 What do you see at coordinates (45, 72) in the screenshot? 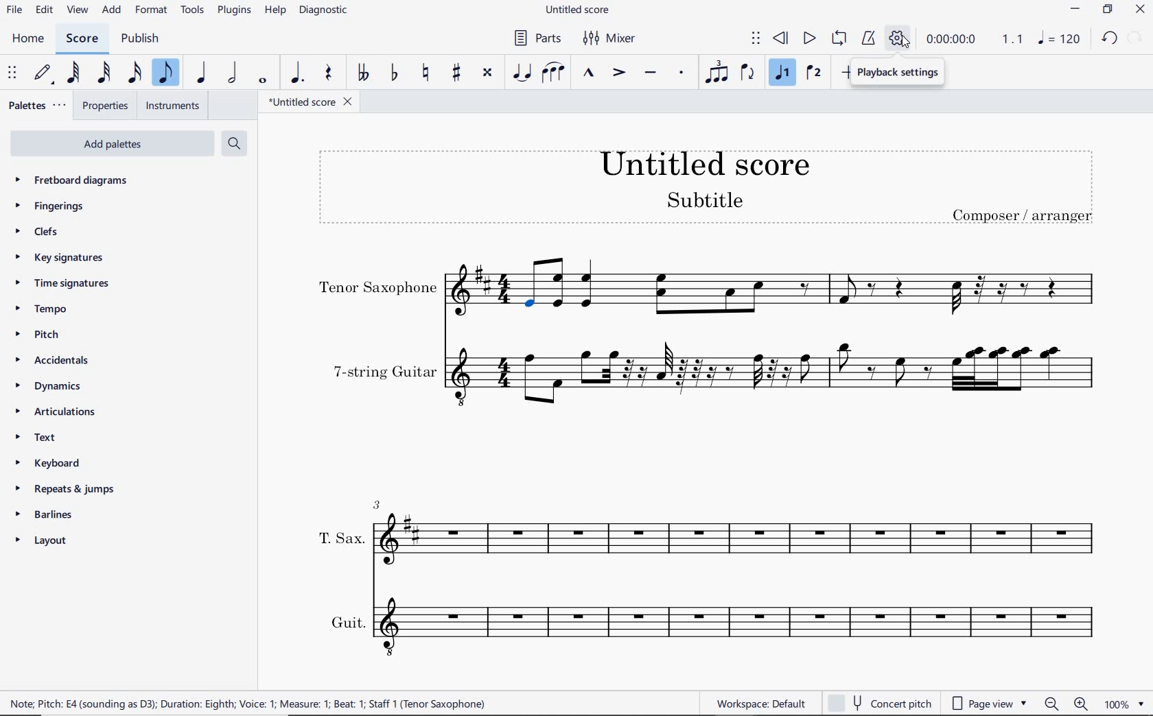
I see `DEFAULT (STEP TIME)` at bounding box center [45, 72].